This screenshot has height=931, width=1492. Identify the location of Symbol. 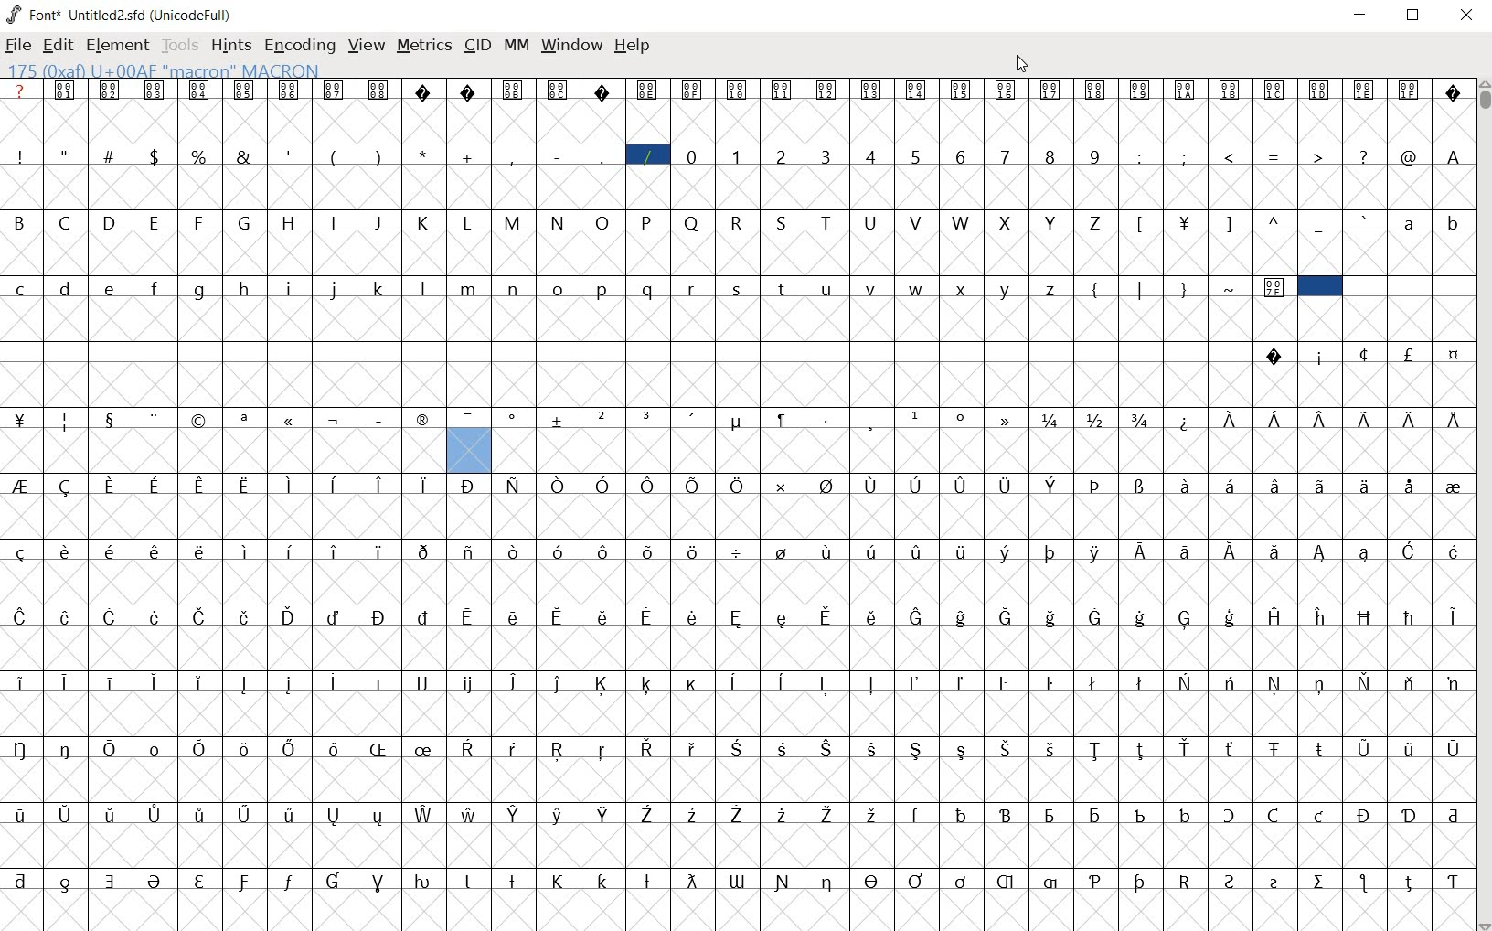
(513, 485).